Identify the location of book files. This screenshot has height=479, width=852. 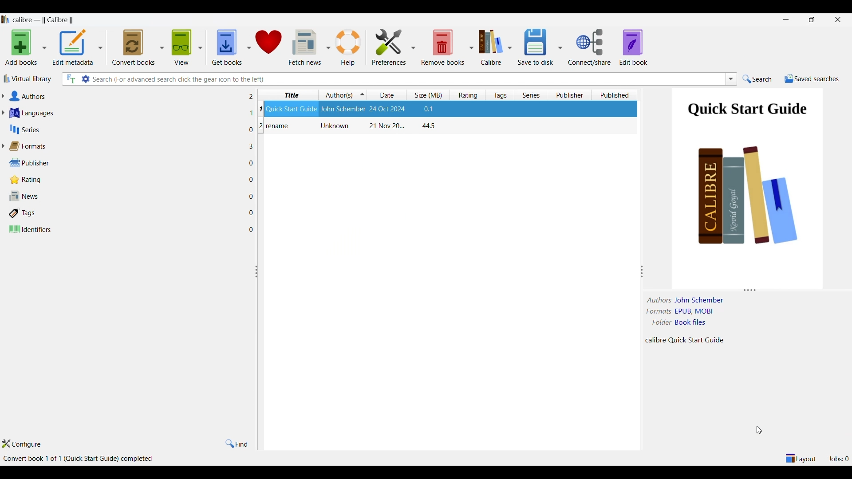
(690, 322).